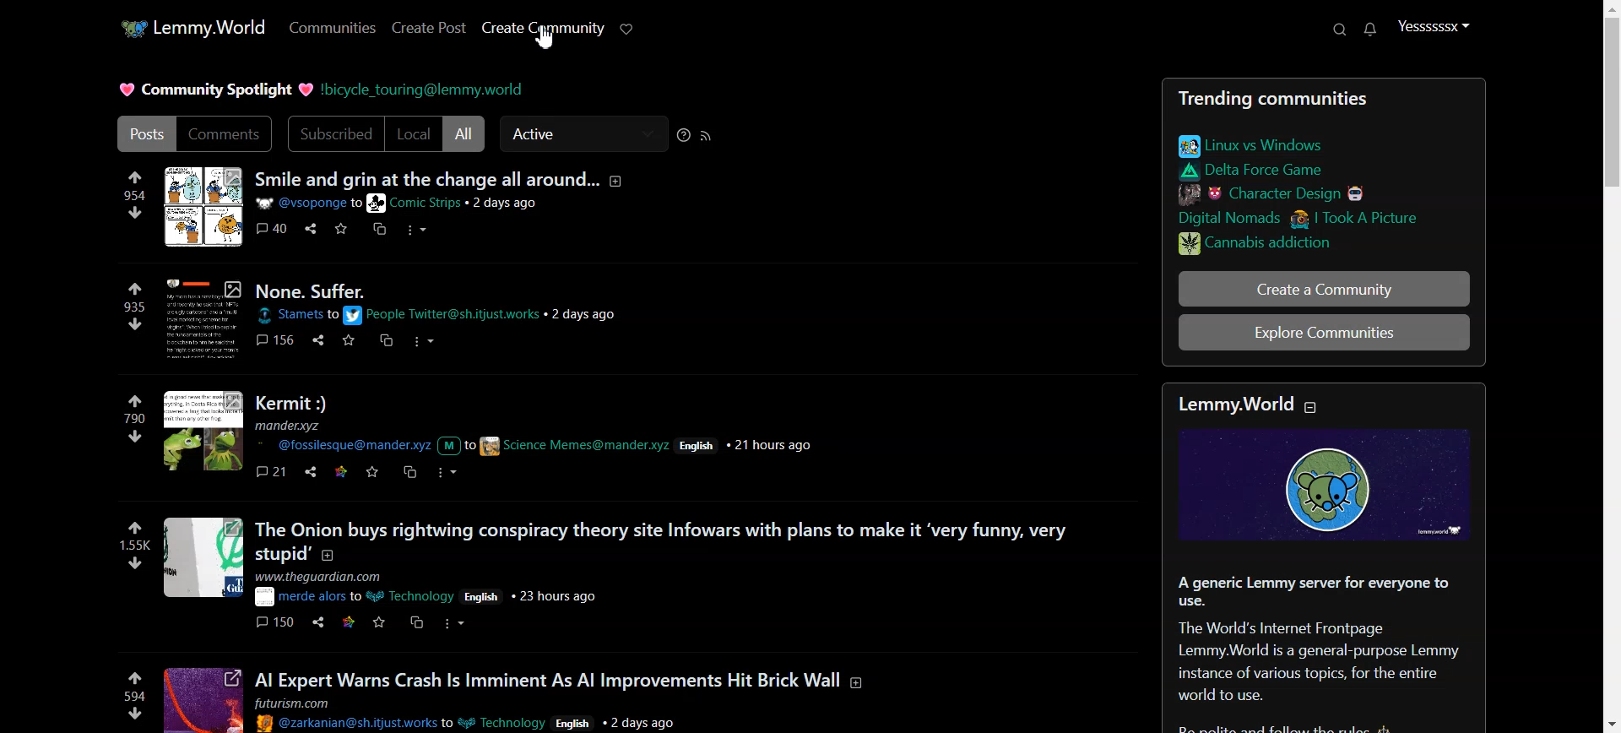  I want to click on more, so click(423, 342).